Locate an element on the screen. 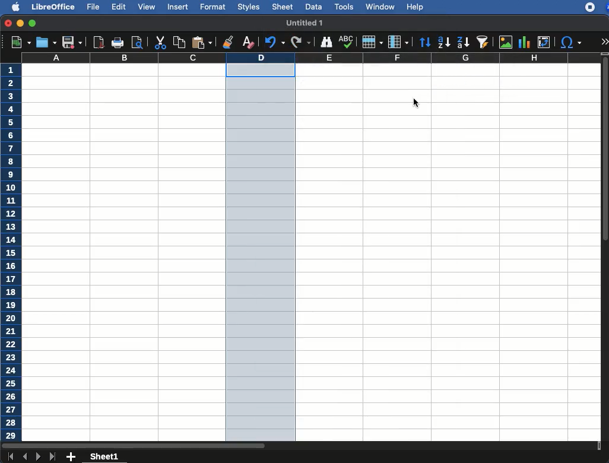 Image resolution: width=609 pixels, height=463 pixels. redo is located at coordinates (301, 42).